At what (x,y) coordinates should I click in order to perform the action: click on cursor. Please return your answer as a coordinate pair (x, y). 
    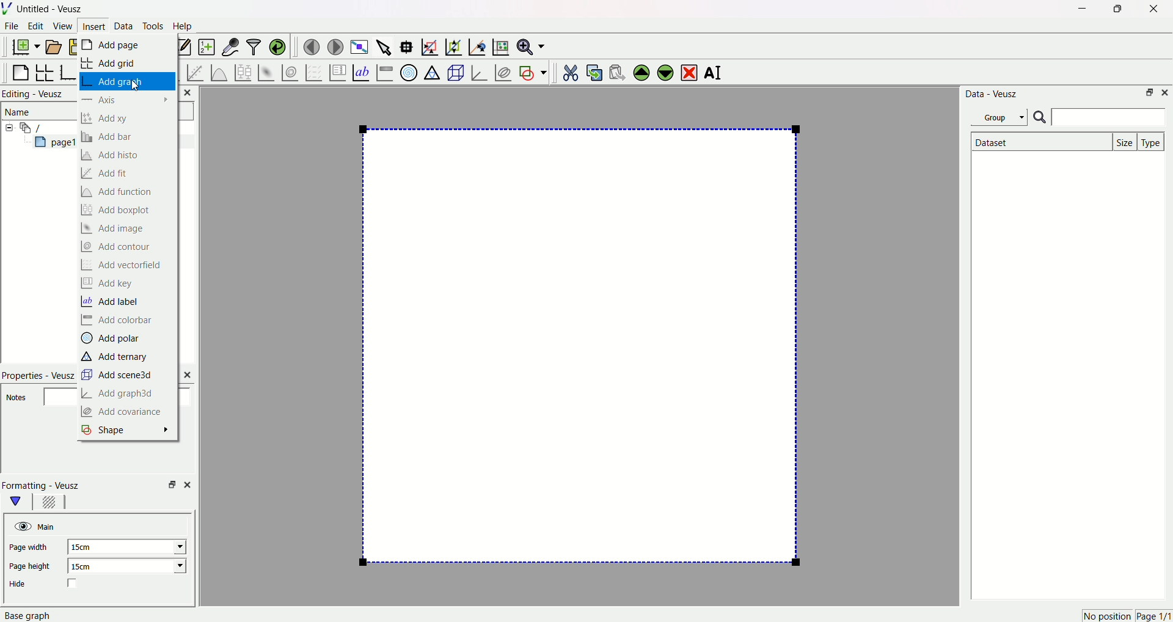
    Looking at the image, I should click on (136, 87).